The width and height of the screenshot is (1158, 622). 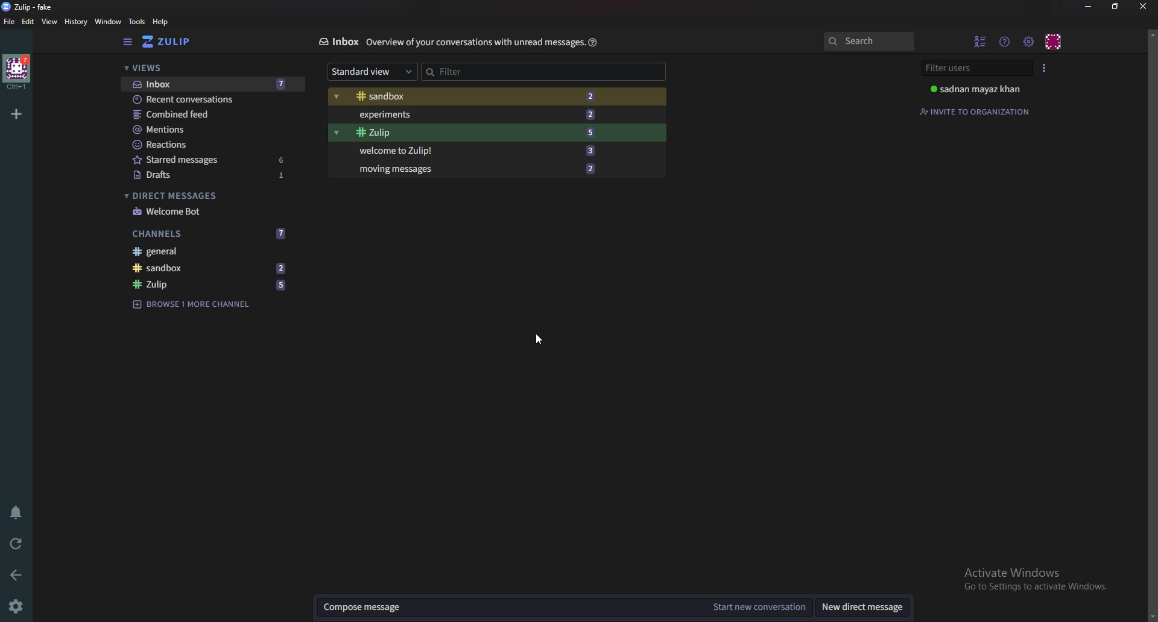 I want to click on Help menu, so click(x=1005, y=41).